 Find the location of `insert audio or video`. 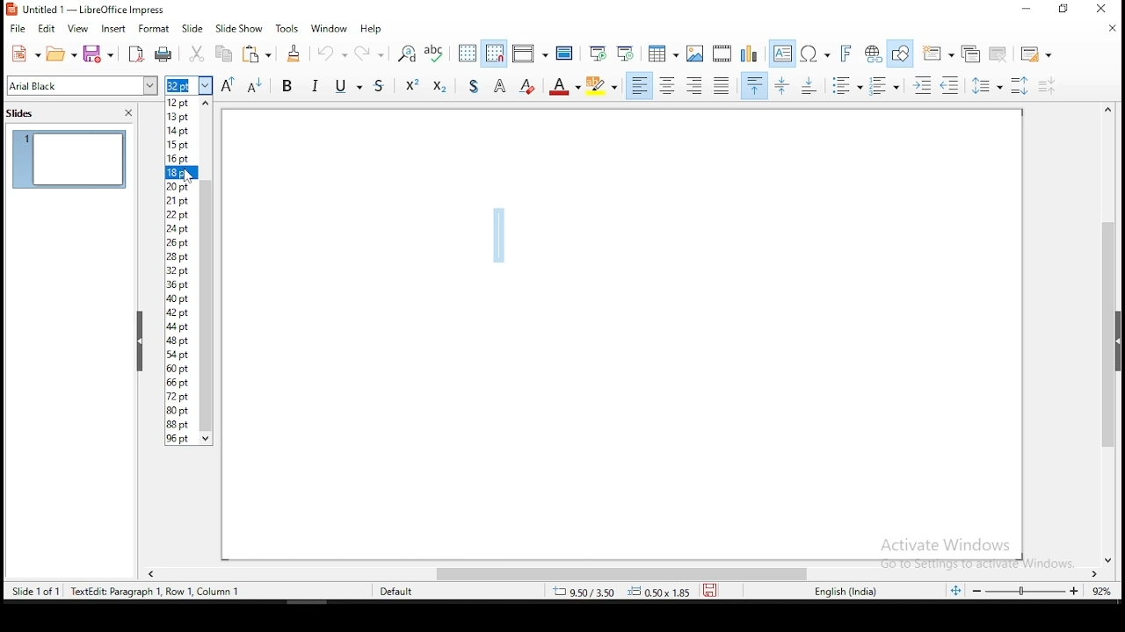

insert audio or video is located at coordinates (723, 52).